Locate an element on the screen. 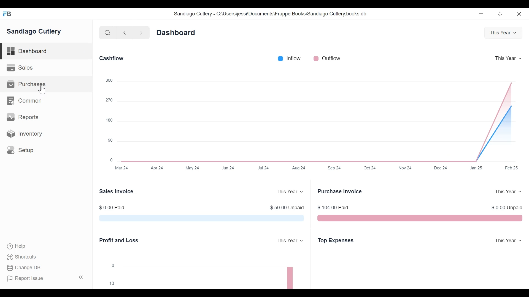 This screenshot has height=297, width=529. Inflow is located at coordinates (294, 58).